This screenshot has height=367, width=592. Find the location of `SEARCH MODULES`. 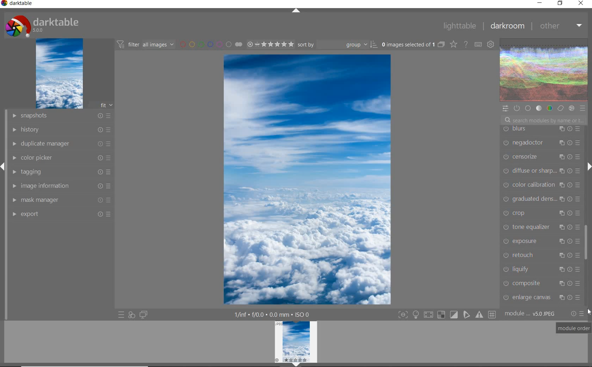

SEARCH MODULES is located at coordinates (544, 120).